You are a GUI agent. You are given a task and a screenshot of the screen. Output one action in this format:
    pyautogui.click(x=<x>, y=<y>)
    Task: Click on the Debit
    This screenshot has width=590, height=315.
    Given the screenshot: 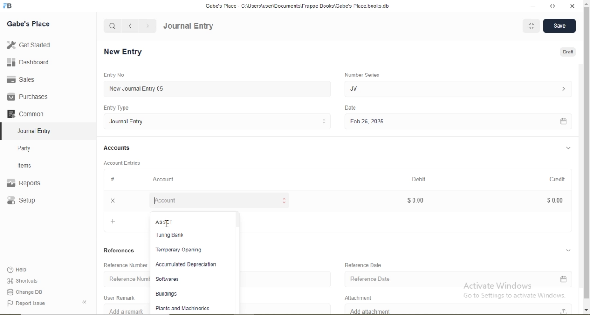 What is the action you would take?
    pyautogui.click(x=425, y=180)
    